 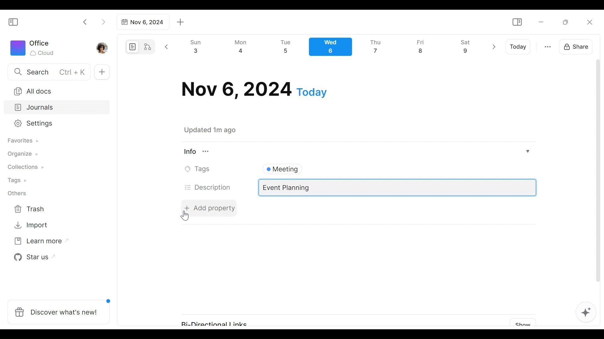 I want to click on Tab, so click(x=142, y=22).